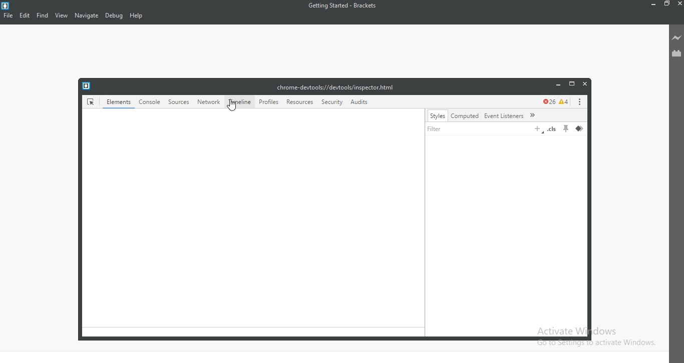 Image resolution: width=684 pixels, height=363 pixels. Describe the element at coordinates (438, 115) in the screenshot. I see `styles` at that location.